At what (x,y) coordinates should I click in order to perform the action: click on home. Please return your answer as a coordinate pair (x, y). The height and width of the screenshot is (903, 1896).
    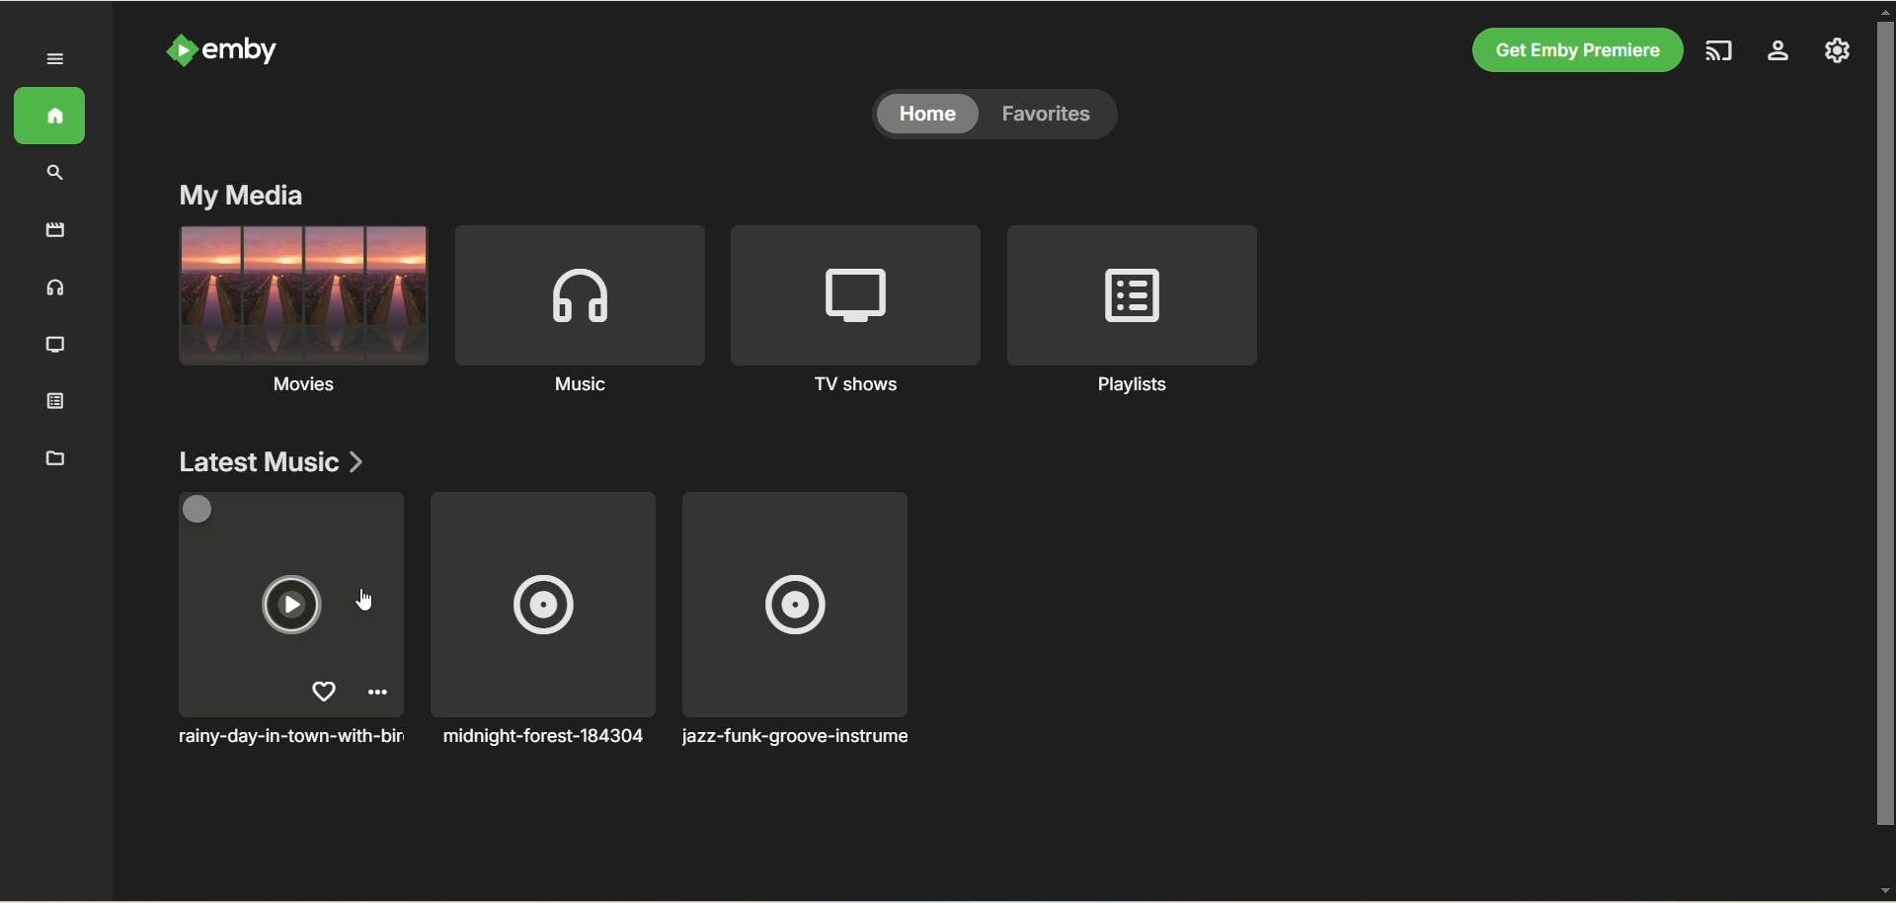
    Looking at the image, I should click on (54, 117).